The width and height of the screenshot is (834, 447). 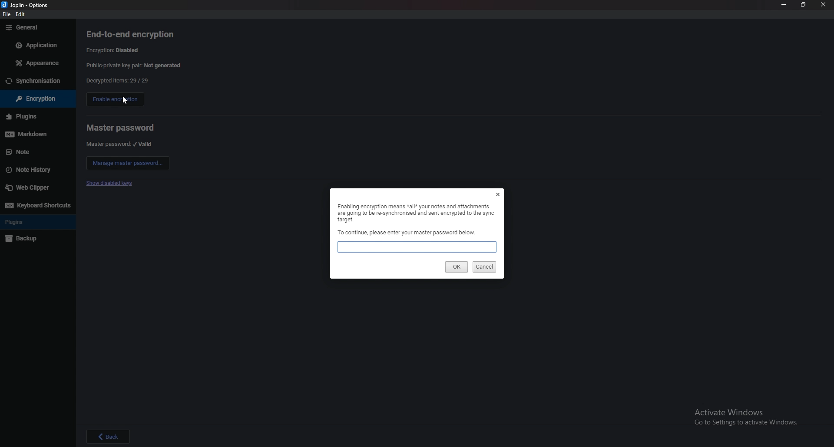 I want to click on end to end encryption, so click(x=132, y=34).